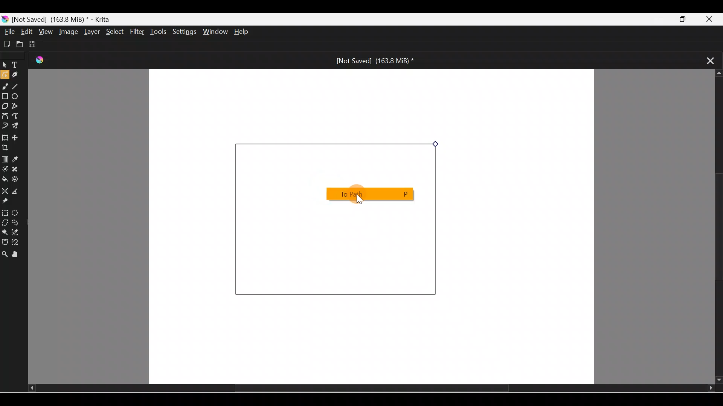  Describe the element at coordinates (160, 32) in the screenshot. I see `Tools` at that location.